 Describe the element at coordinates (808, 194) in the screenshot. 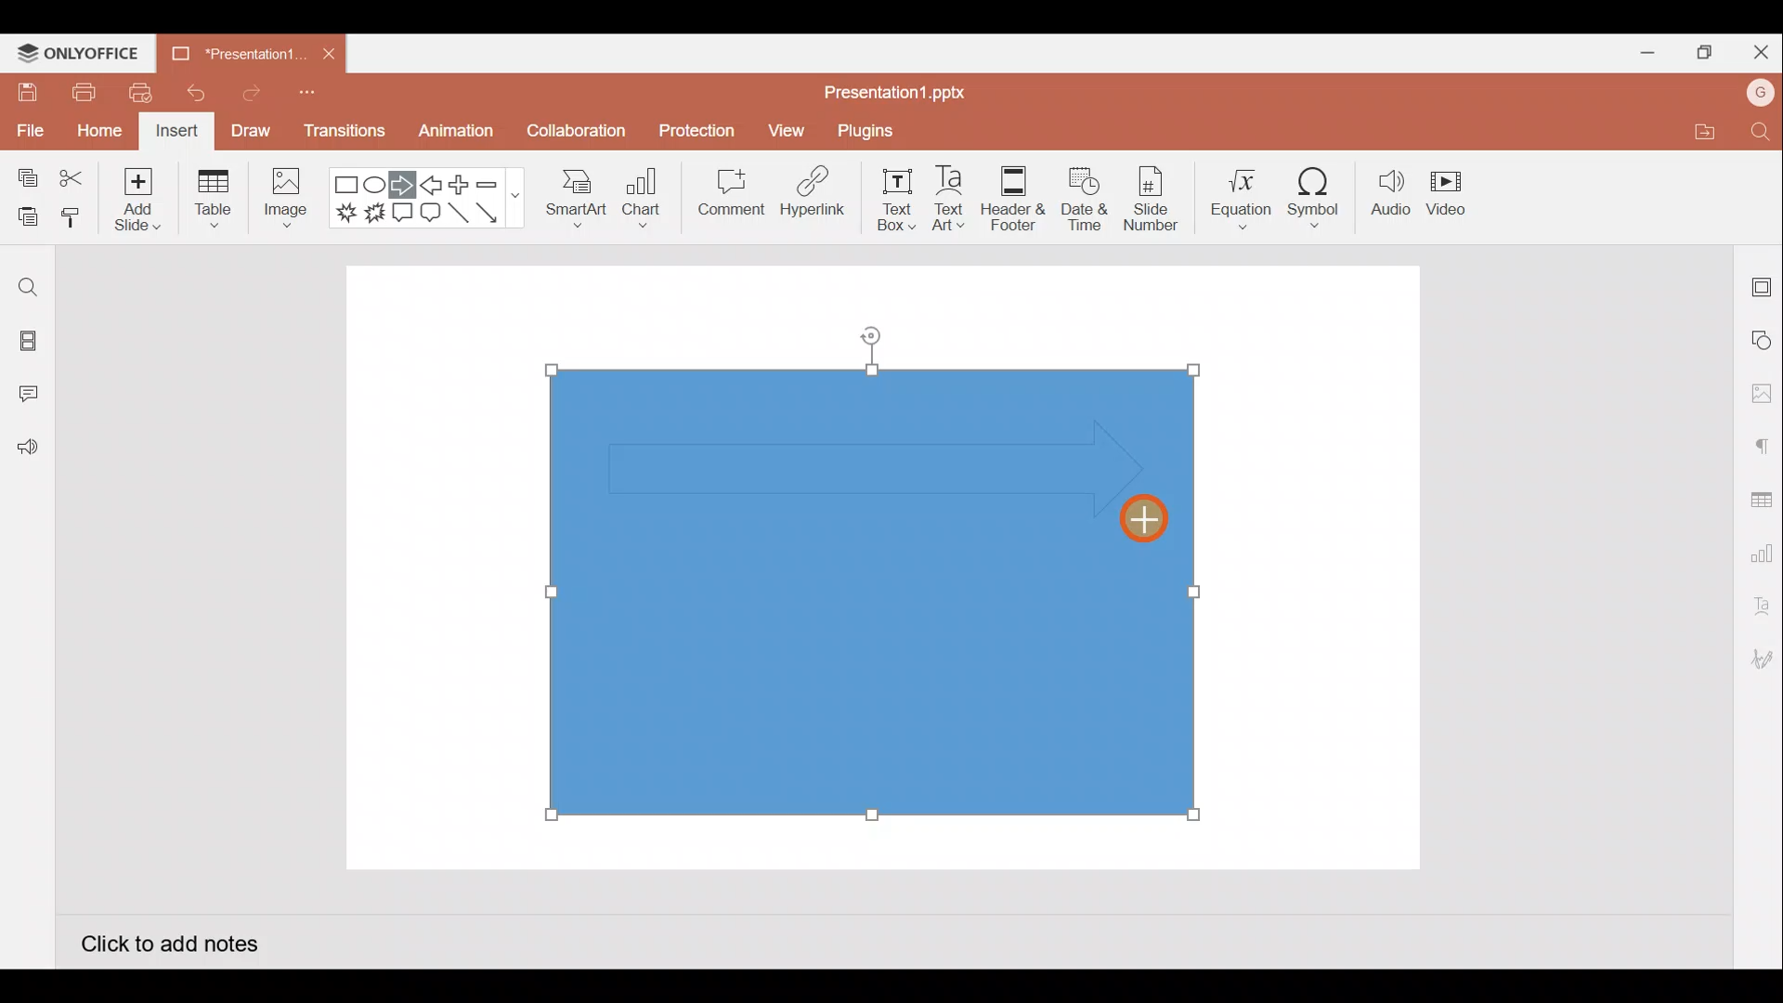

I see `Hyperlink` at that location.